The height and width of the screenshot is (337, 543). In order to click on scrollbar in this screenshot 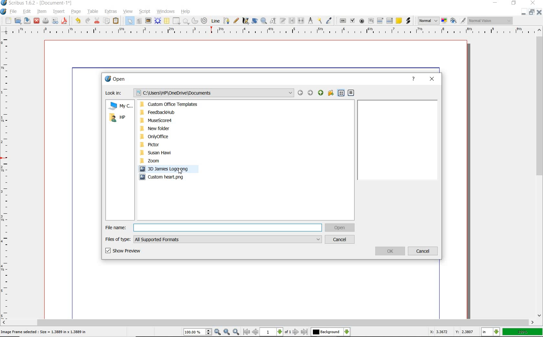, I will do `click(540, 173)`.